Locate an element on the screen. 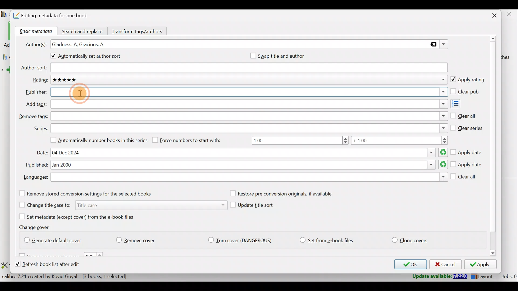  Remove tags: is located at coordinates (33, 117).